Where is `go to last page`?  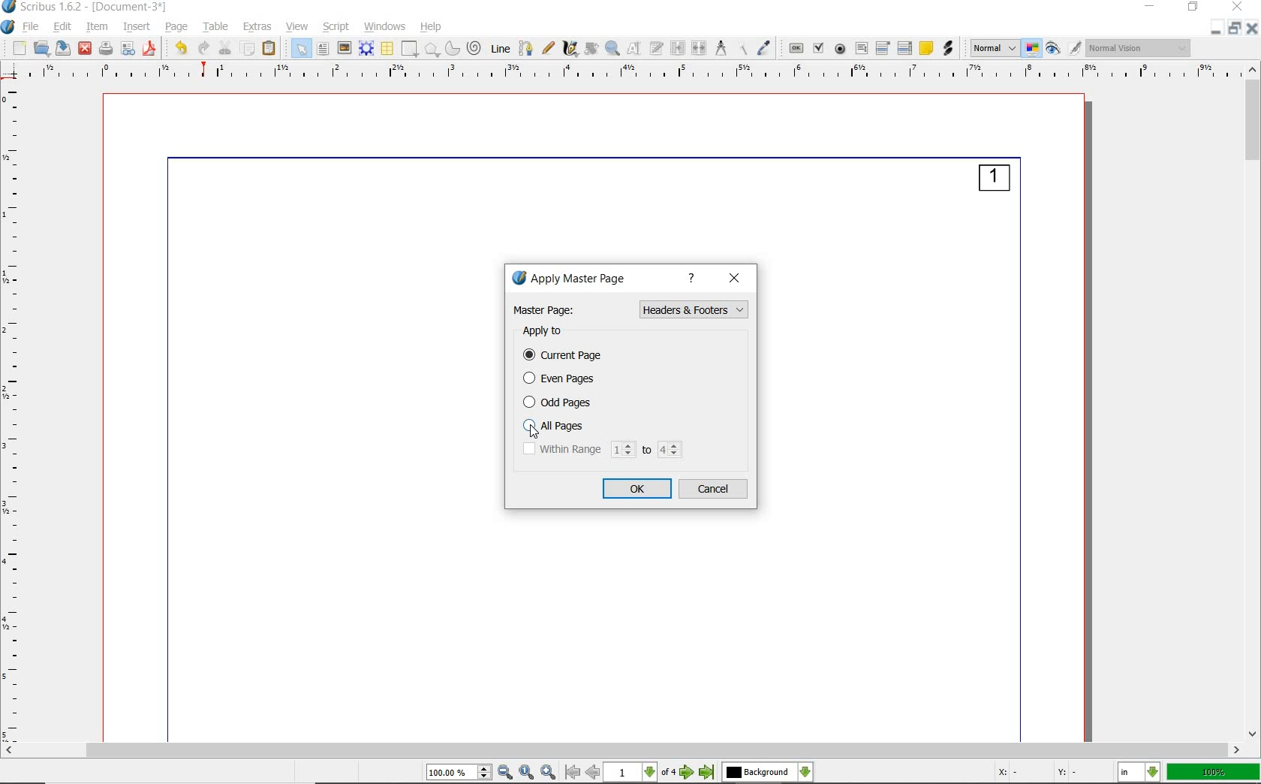 go to last page is located at coordinates (707, 773).